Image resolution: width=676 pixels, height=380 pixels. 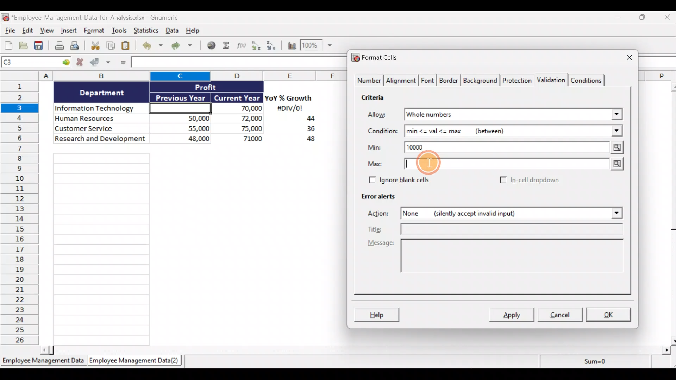 I want to click on 48, so click(x=307, y=140).